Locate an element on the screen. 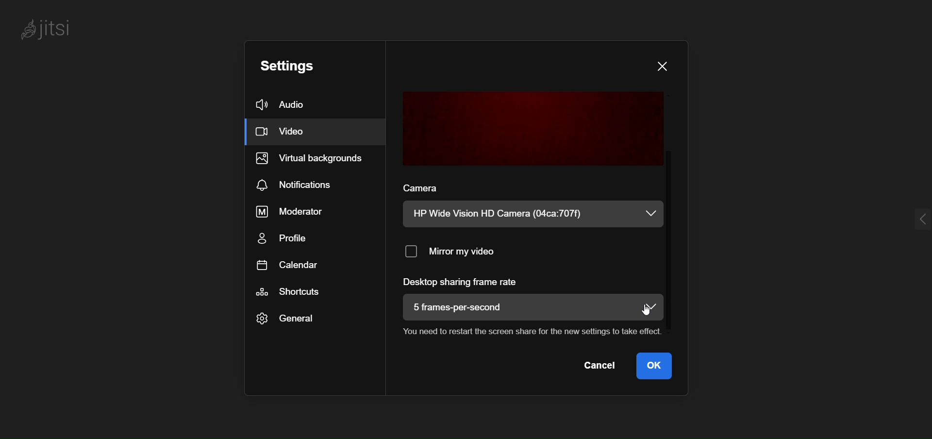 Image resolution: width=932 pixels, height=439 pixels. cancel is located at coordinates (602, 367).